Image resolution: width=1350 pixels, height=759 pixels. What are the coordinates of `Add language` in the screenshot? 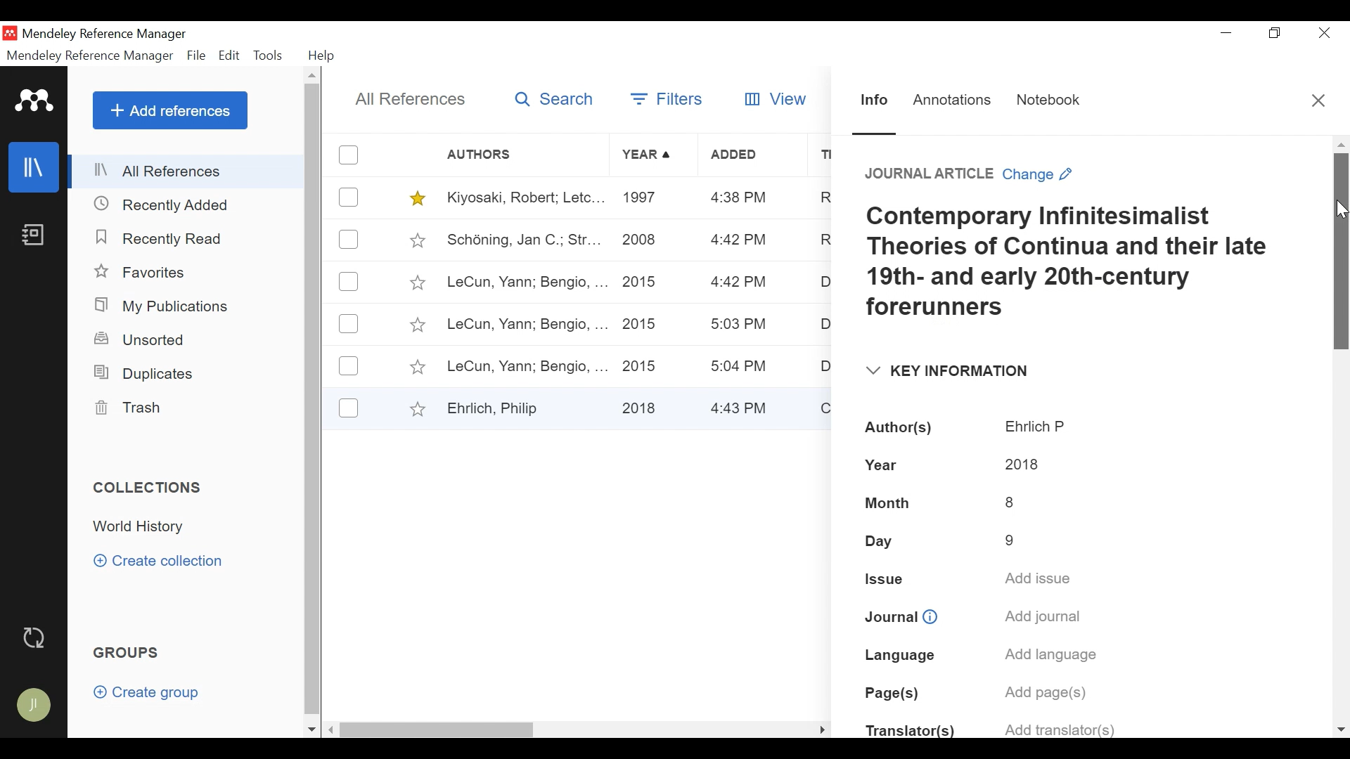 It's located at (1050, 657).